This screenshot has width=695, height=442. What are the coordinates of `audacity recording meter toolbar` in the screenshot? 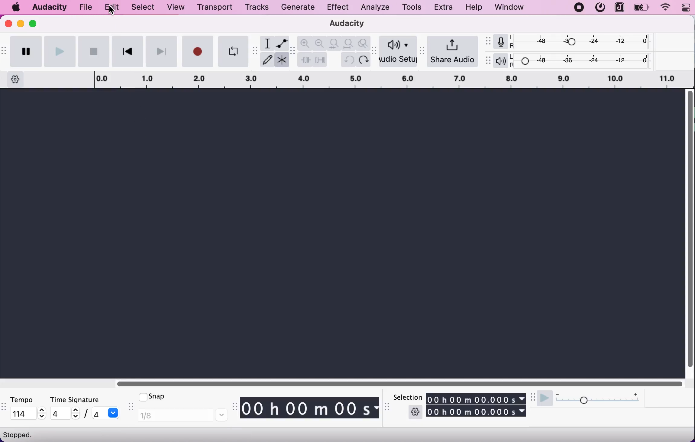 It's located at (489, 41).